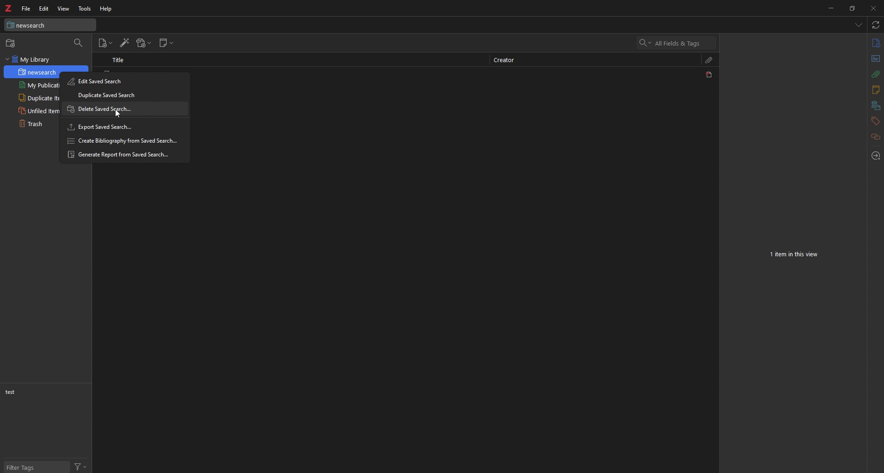 This screenshot has width=884, height=473. What do you see at coordinates (874, 75) in the screenshot?
I see `Attachments` at bounding box center [874, 75].